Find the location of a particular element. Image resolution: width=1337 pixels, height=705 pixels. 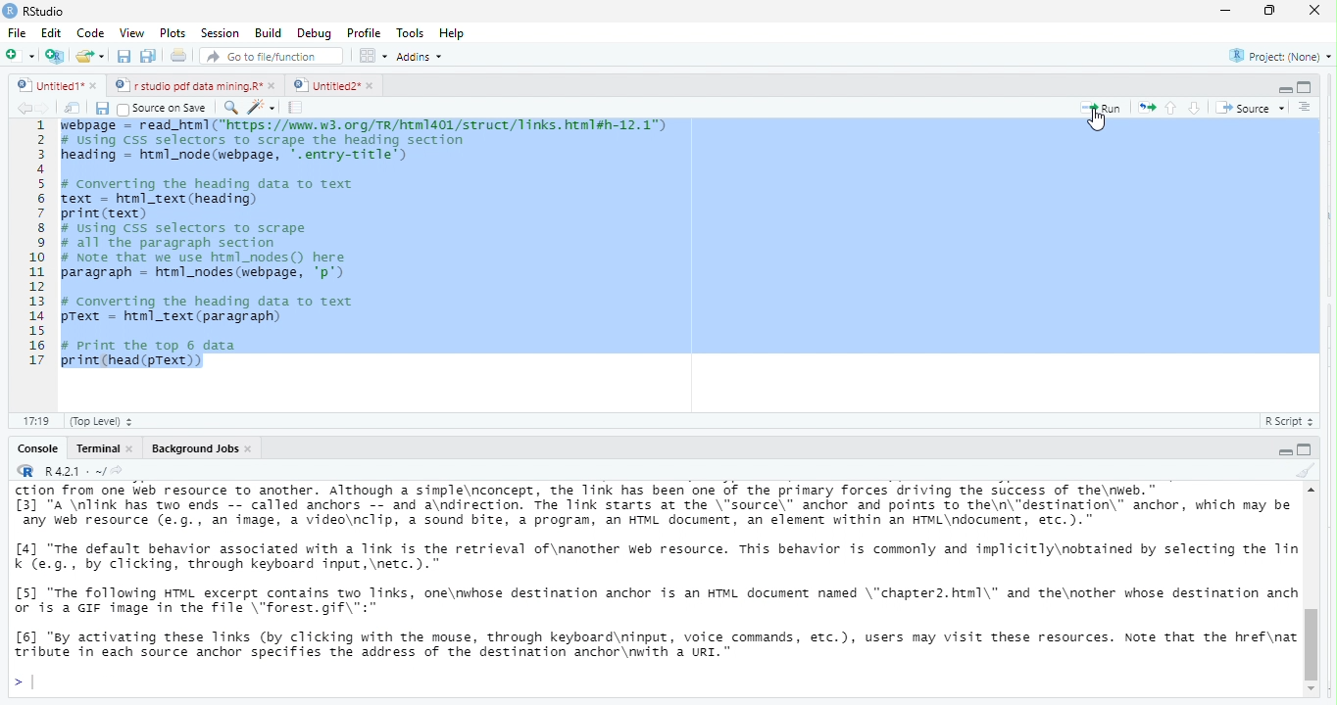

run is located at coordinates (1102, 109).